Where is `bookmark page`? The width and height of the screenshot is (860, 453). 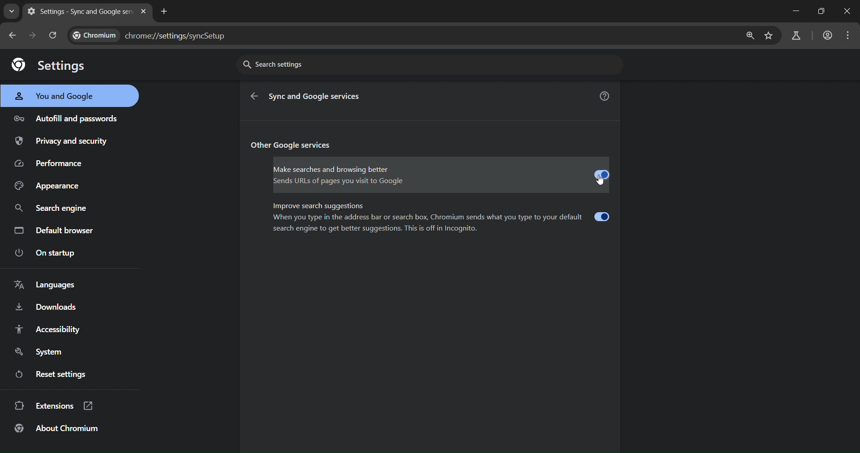
bookmark page is located at coordinates (768, 38).